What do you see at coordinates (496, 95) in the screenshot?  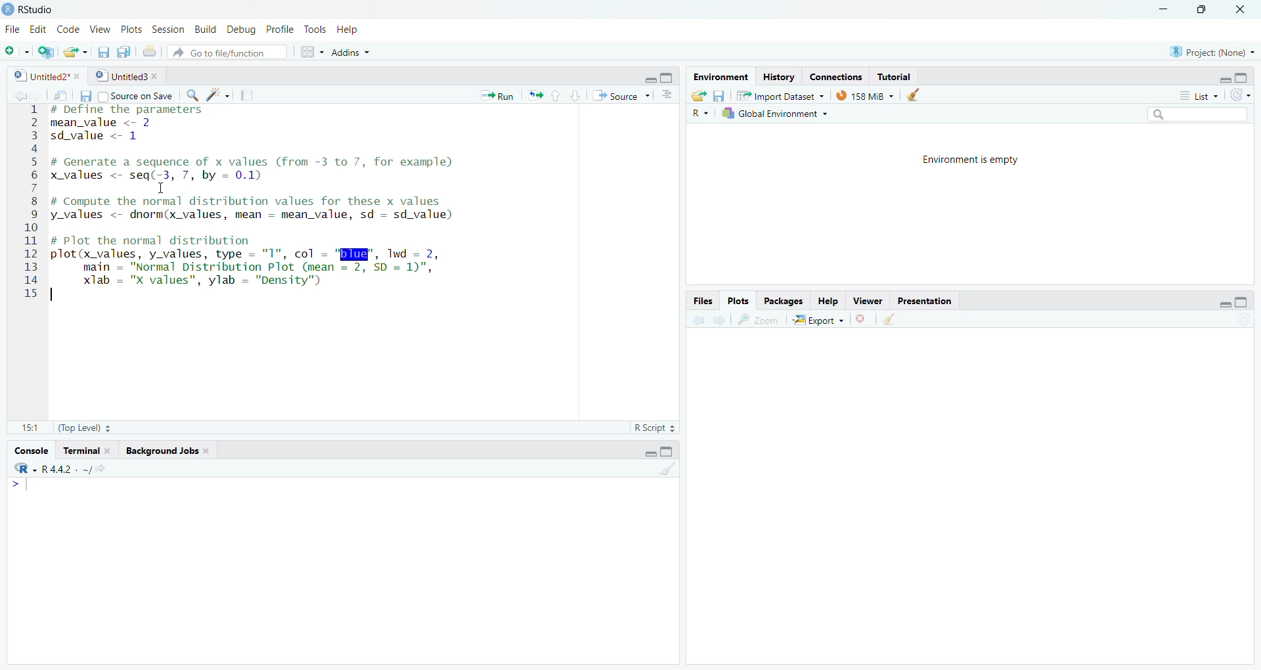 I see `Run` at bounding box center [496, 95].